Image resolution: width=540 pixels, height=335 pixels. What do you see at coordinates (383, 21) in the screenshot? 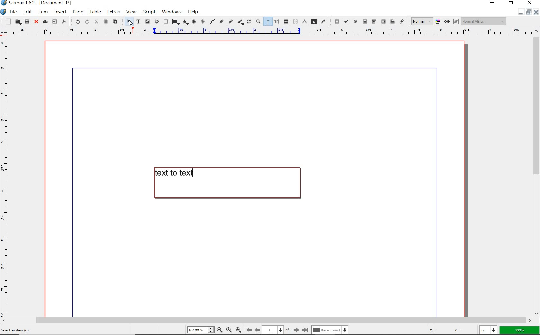
I see `pdf list box` at bounding box center [383, 21].